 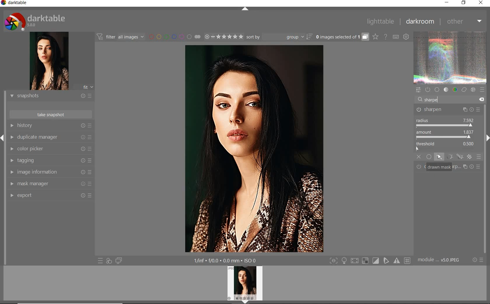 I want to click on sort, so click(x=279, y=36).